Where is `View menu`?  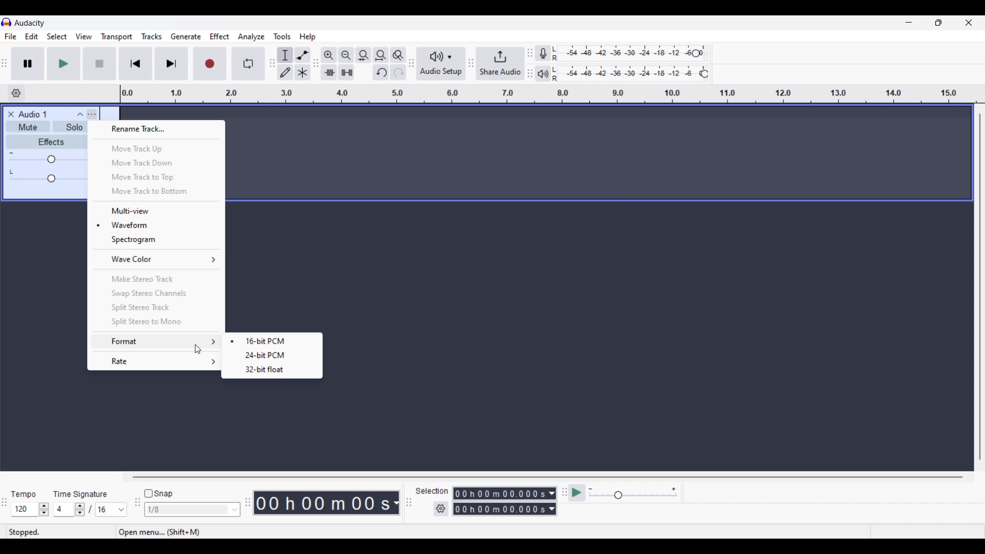
View menu is located at coordinates (84, 36).